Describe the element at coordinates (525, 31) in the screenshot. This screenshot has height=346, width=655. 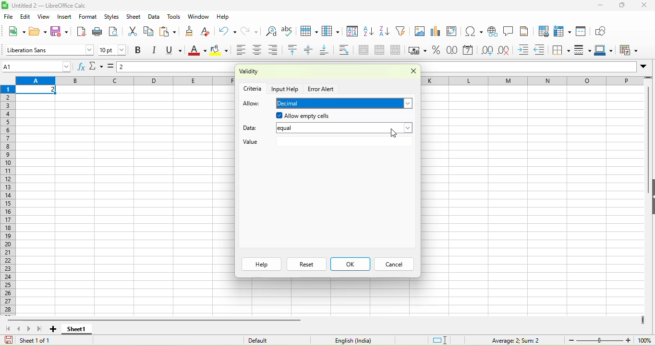
I see `headers and footers` at that location.